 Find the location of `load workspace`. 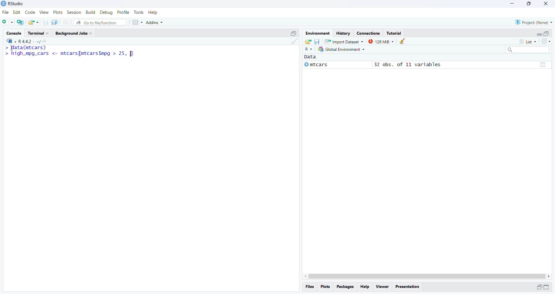

load workspace is located at coordinates (308, 41).